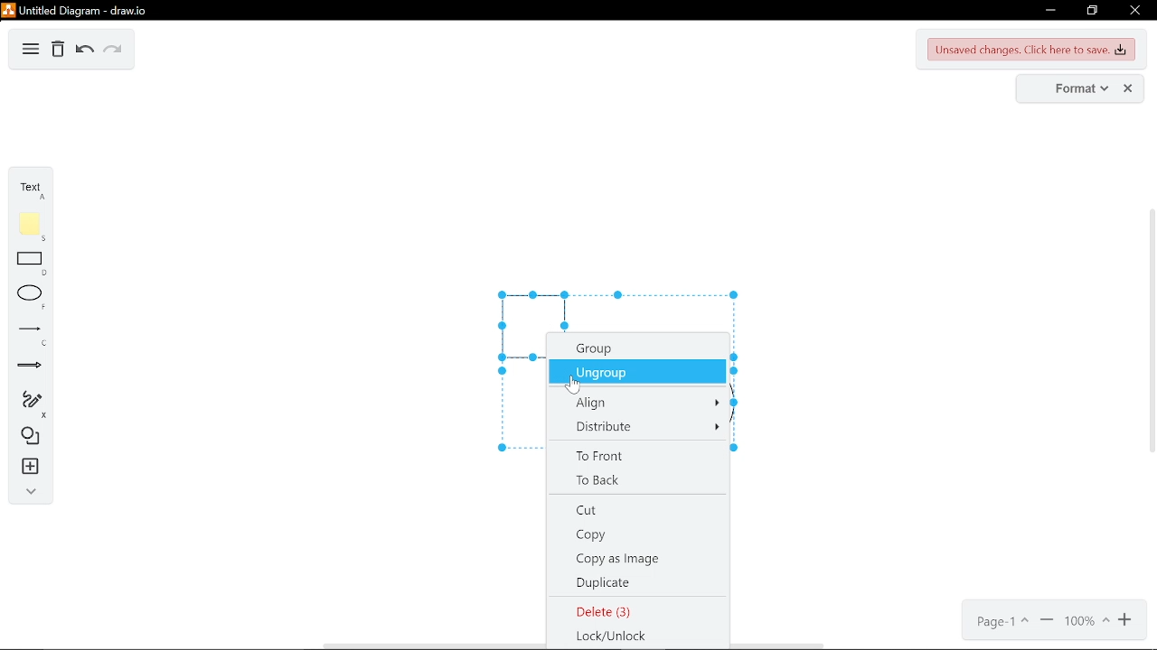 The width and height of the screenshot is (1157, 650). What do you see at coordinates (1030, 51) in the screenshot?
I see `unsaved changes. Click here to save` at bounding box center [1030, 51].